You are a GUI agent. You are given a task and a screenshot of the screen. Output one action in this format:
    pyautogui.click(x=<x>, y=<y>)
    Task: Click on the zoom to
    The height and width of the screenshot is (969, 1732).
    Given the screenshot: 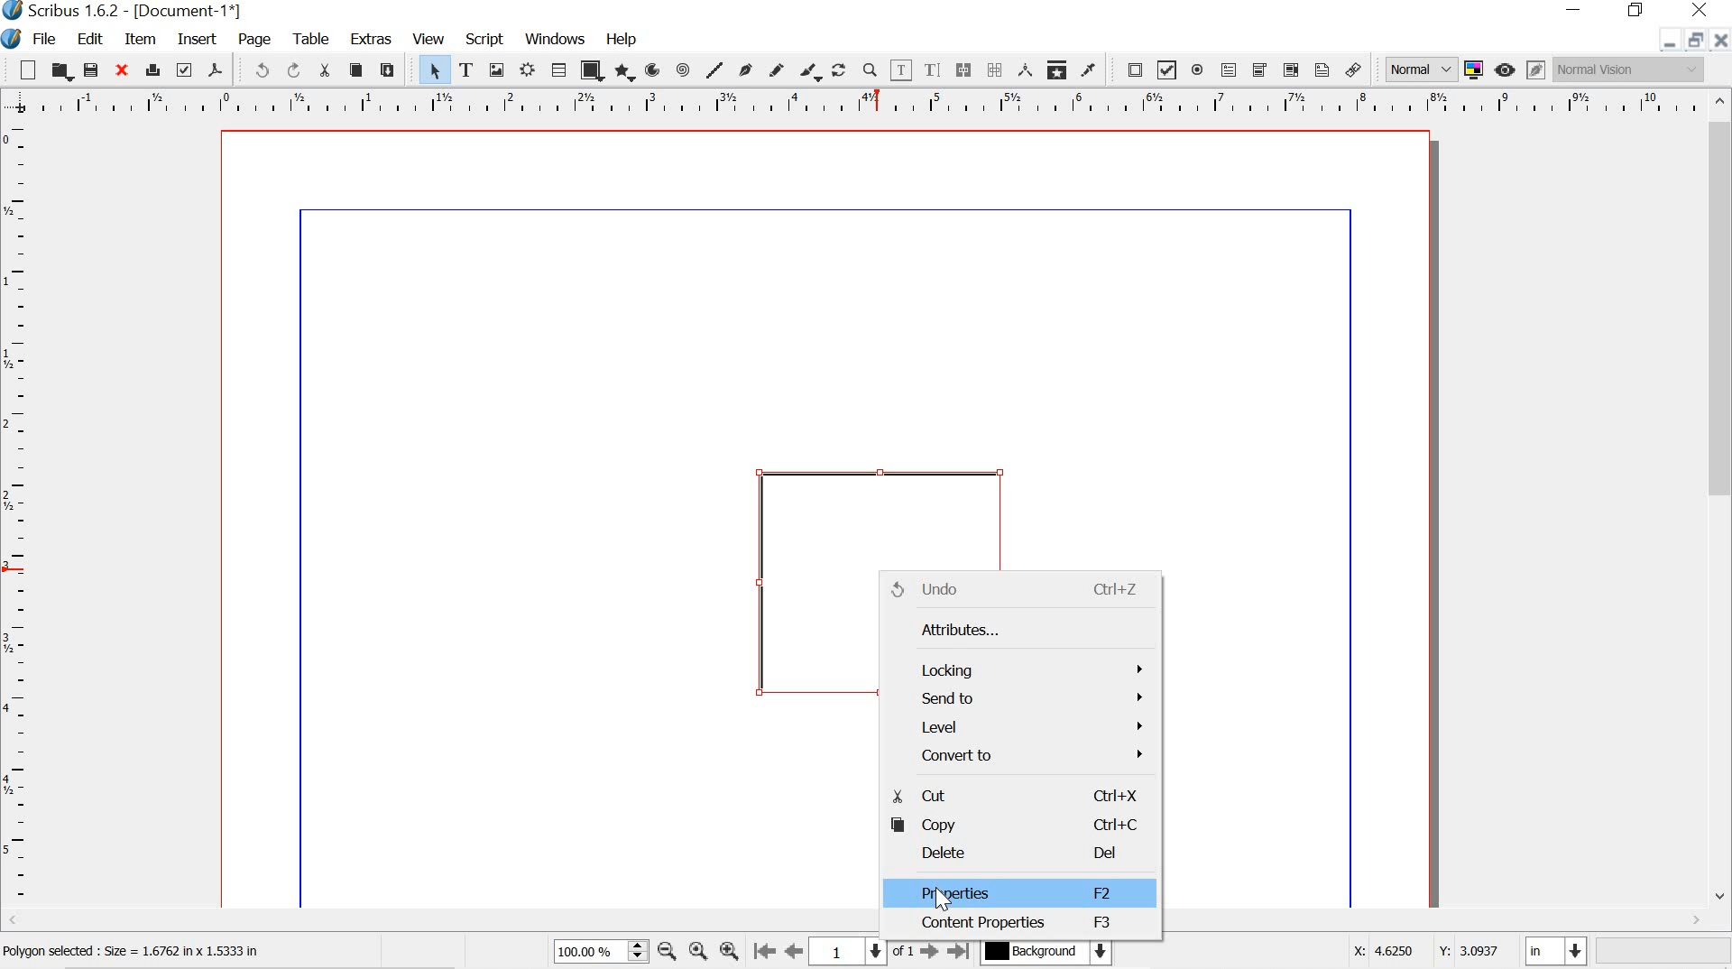 What is the action you would take?
    pyautogui.click(x=701, y=953)
    